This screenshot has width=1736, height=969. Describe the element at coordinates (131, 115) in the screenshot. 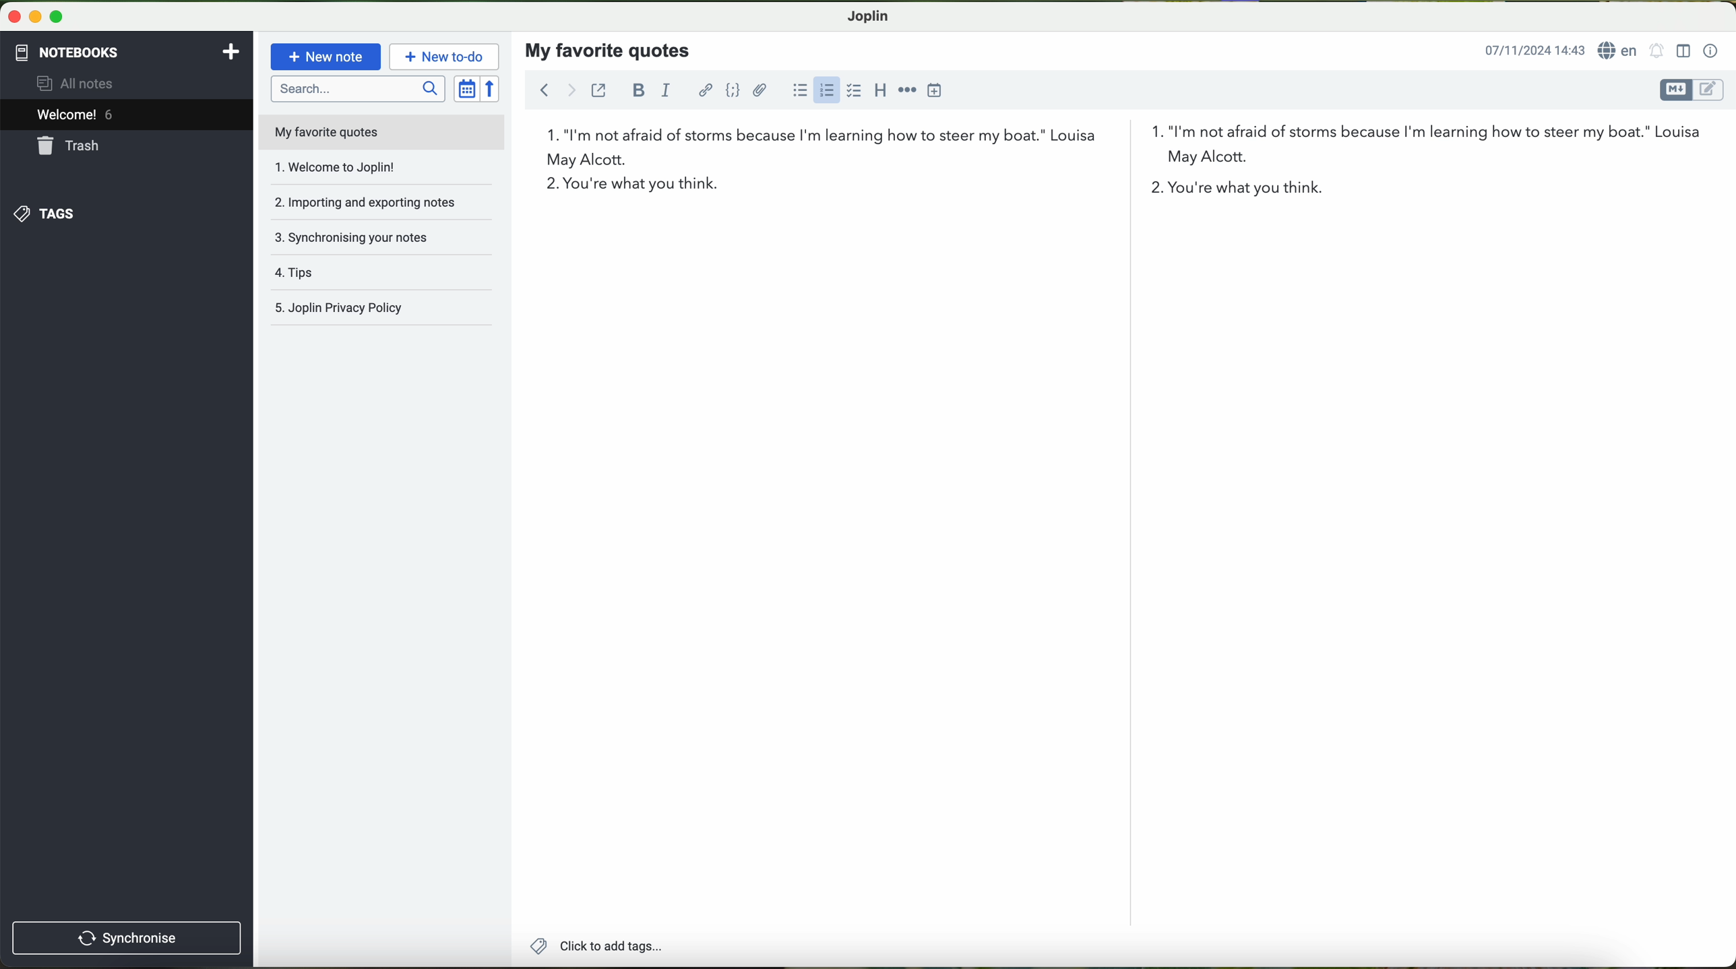

I see `welcome 6` at that location.